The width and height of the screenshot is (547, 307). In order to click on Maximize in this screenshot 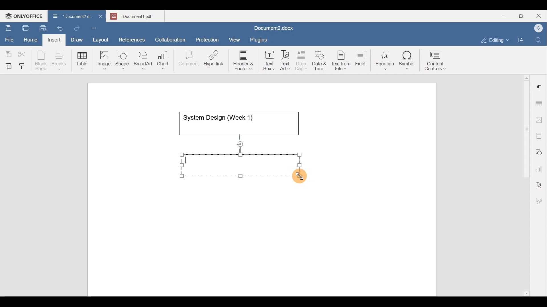, I will do `click(523, 16)`.